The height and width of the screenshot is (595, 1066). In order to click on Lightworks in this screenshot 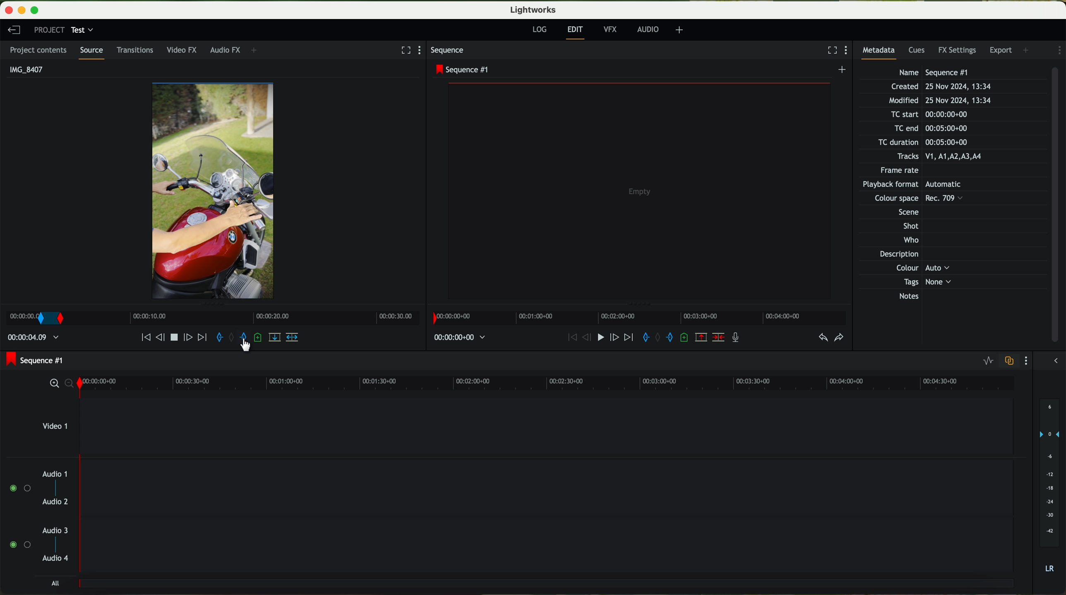, I will do `click(532, 10)`.